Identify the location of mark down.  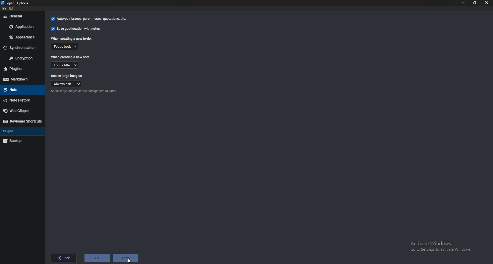
(22, 79).